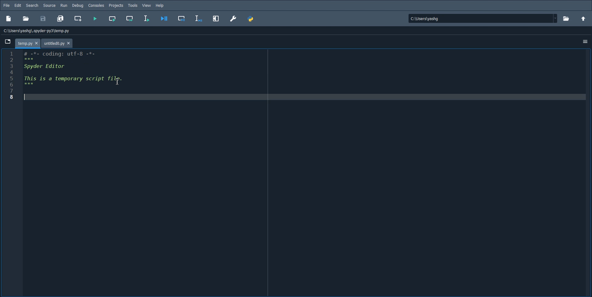  What do you see at coordinates (44, 19) in the screenshot?
I see `Save File` at bounding box center [44, 19].